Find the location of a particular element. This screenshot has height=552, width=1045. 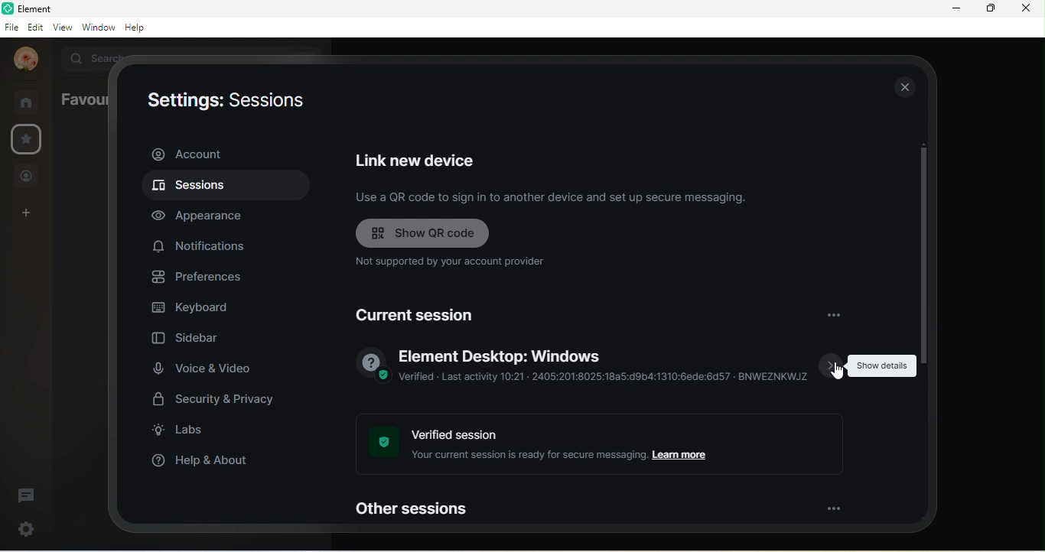

close is located at coordinates (1024, 8).